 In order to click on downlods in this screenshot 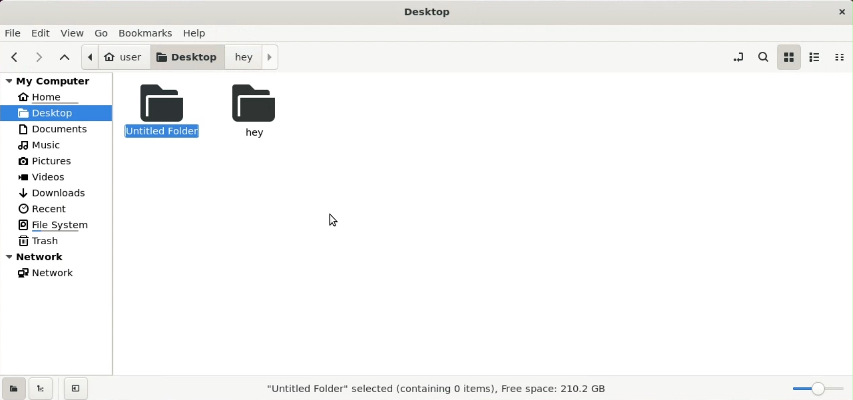, I will do `click(58, 193)`.